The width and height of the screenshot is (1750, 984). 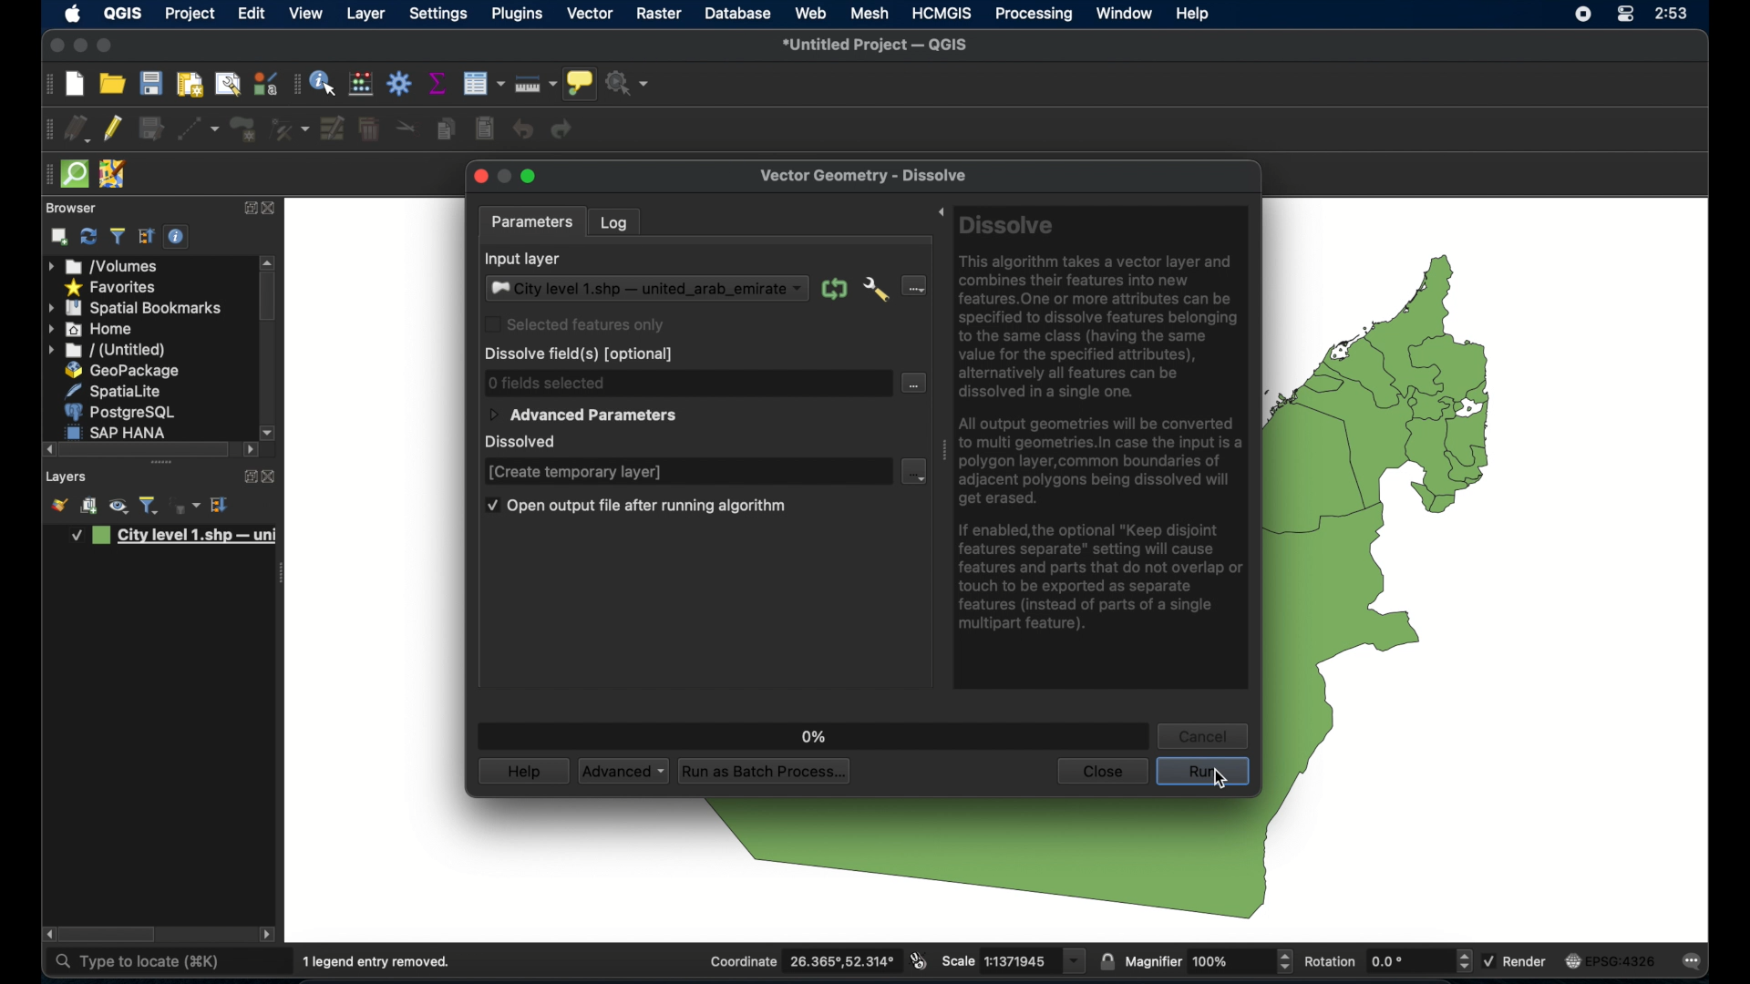 What do you see at coordinates (152, 129) in the screenshot?
I see `save edits` at bounding box center [152, 129].